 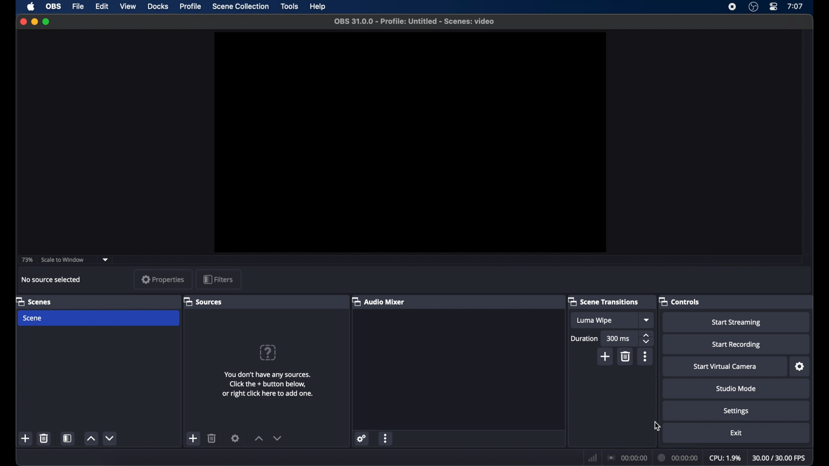 I want to click on properties, so click(x=163, y=279).